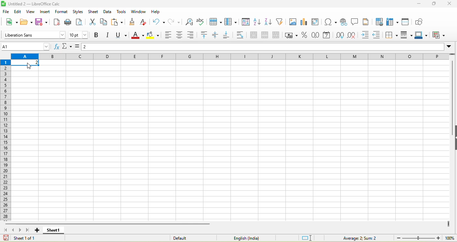 Image resolution: width=457 pixels, height=242 pixels. What do you see at coordinates (379, 36) in the screenshot?
I see `decrease indent` at bounding box center [379, 36].